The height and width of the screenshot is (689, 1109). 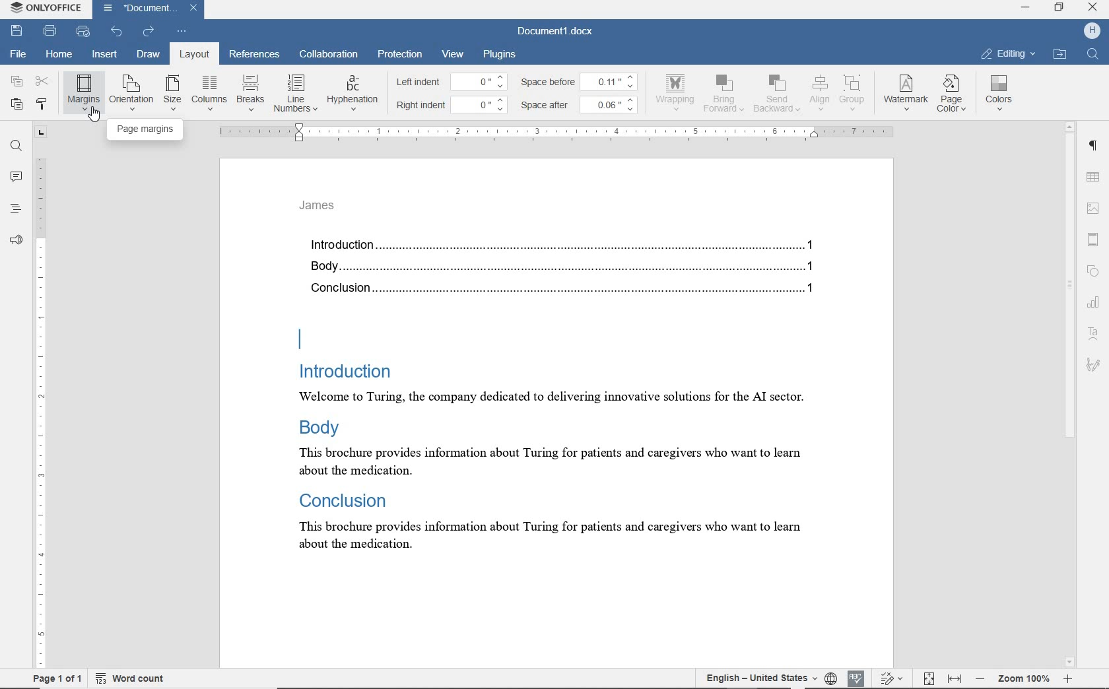 What do you see at coordinates (1062, 53) in the screenshot?
I see `OPEN LINK LOCATION` at bounding box center [1062, 53].